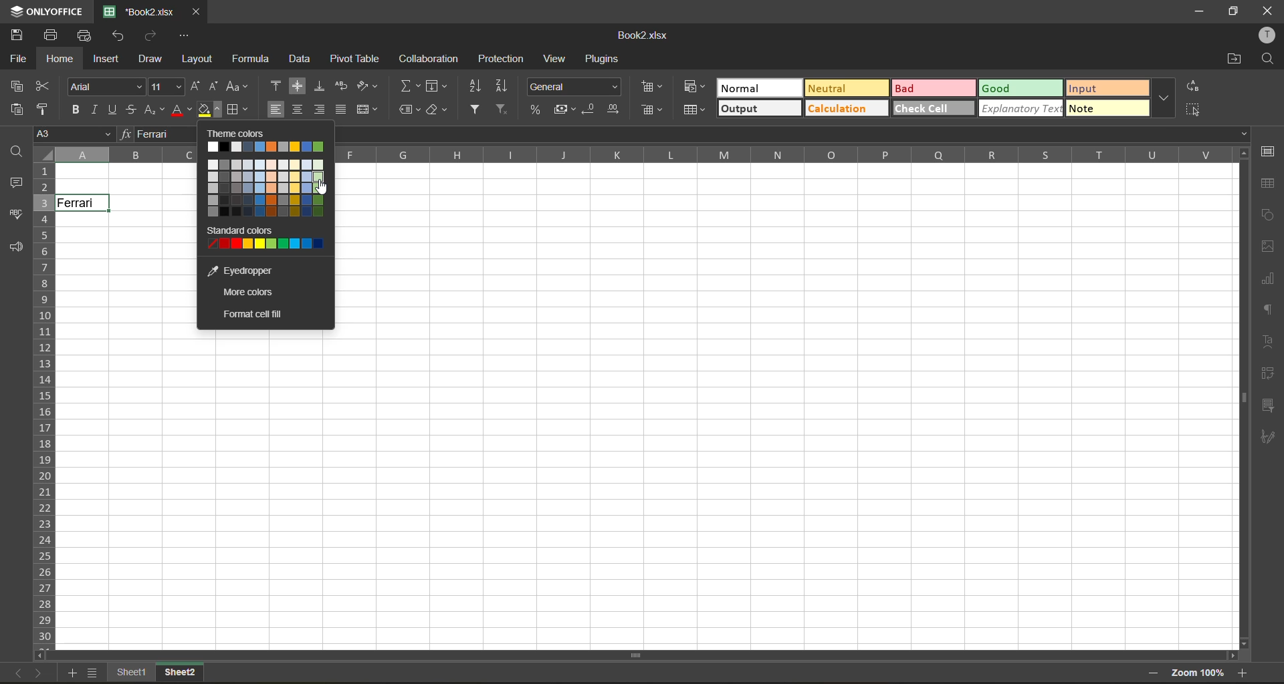 The width and height of the screenshot is (1284, 684). I want to click on sheet names, so click(132, 673).